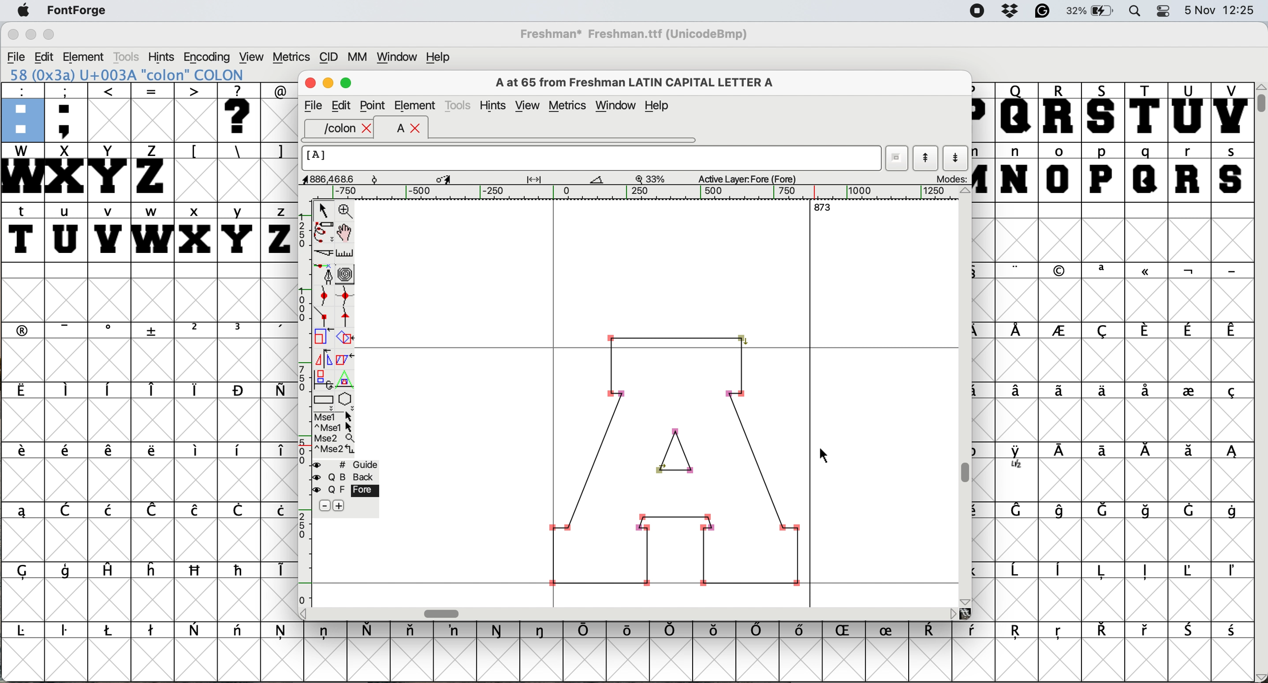 Image resolution: width=1268 pixels, height=683 pixels. Describe the element at coordinates (1260, 382) in the screenshot. I see `vertical scroll bar` at that location.